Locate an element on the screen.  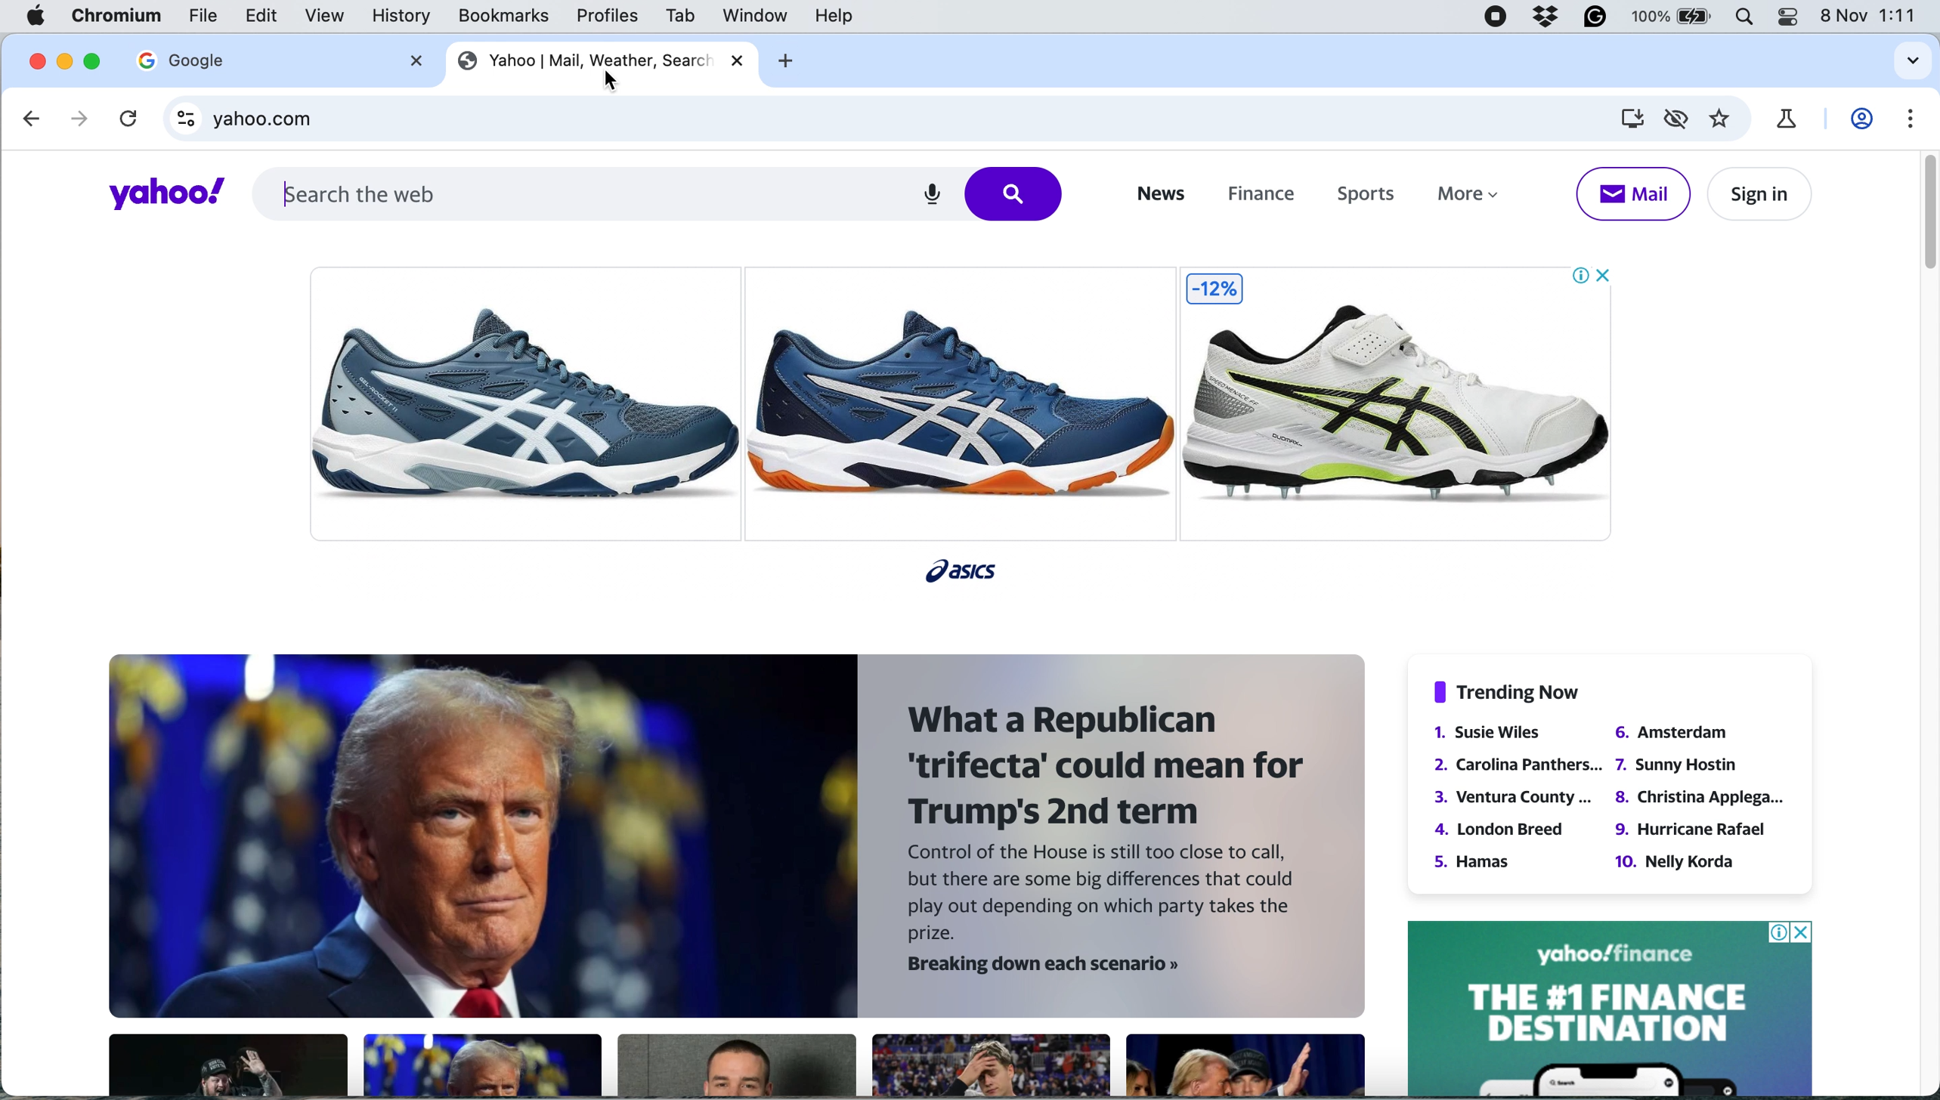
minimise is located at coordinates (67, 60).